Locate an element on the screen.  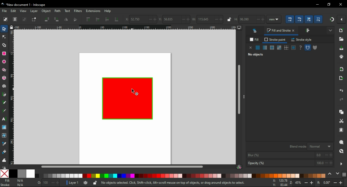
layer is located at coordinates (34, 11).